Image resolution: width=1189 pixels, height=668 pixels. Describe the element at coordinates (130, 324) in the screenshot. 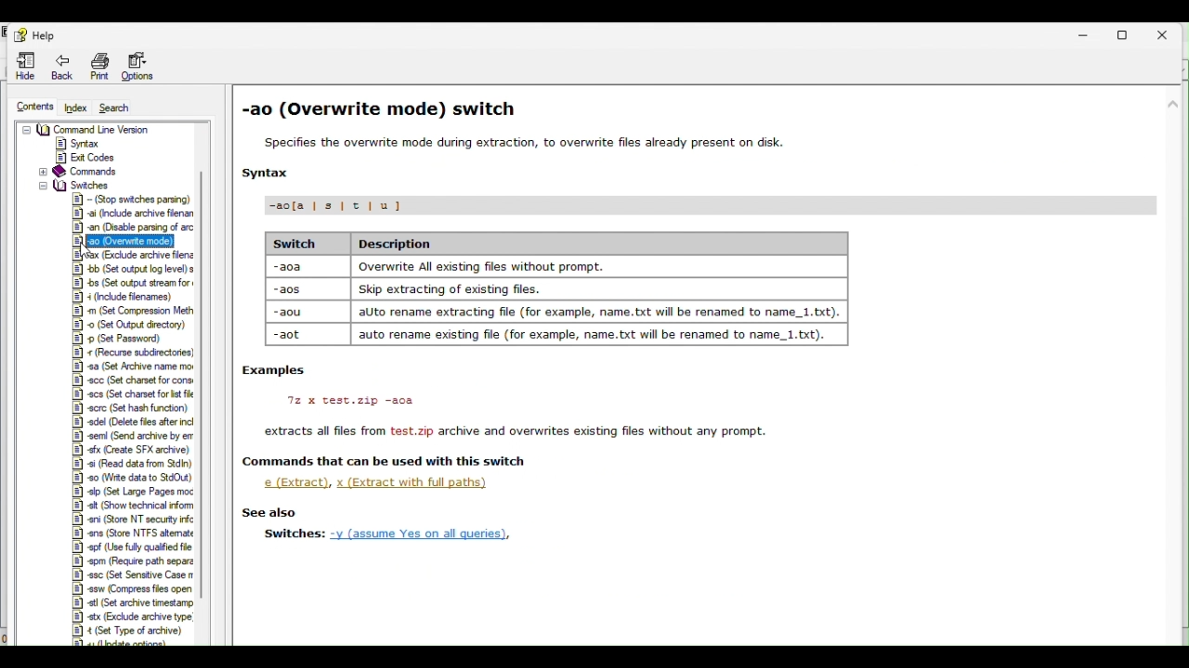

I see `8] © (Set Output directory)` at that location.